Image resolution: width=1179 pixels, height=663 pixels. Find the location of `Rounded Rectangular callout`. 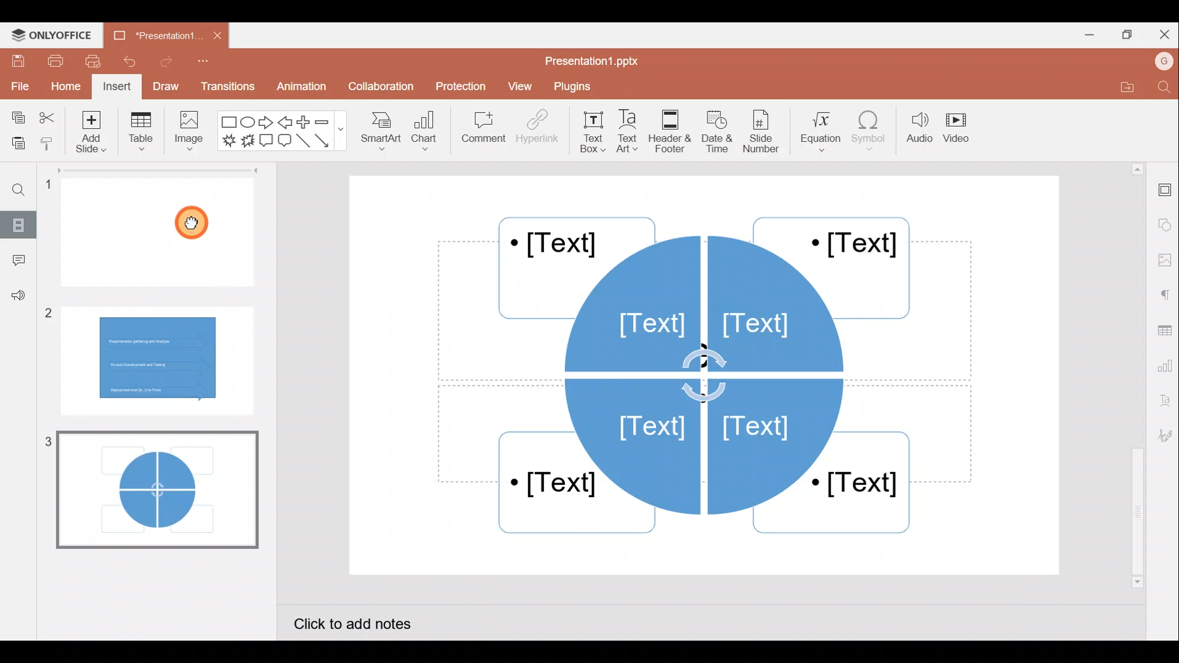

Rounded Rectangular callout is located at coordinates (284, 142).